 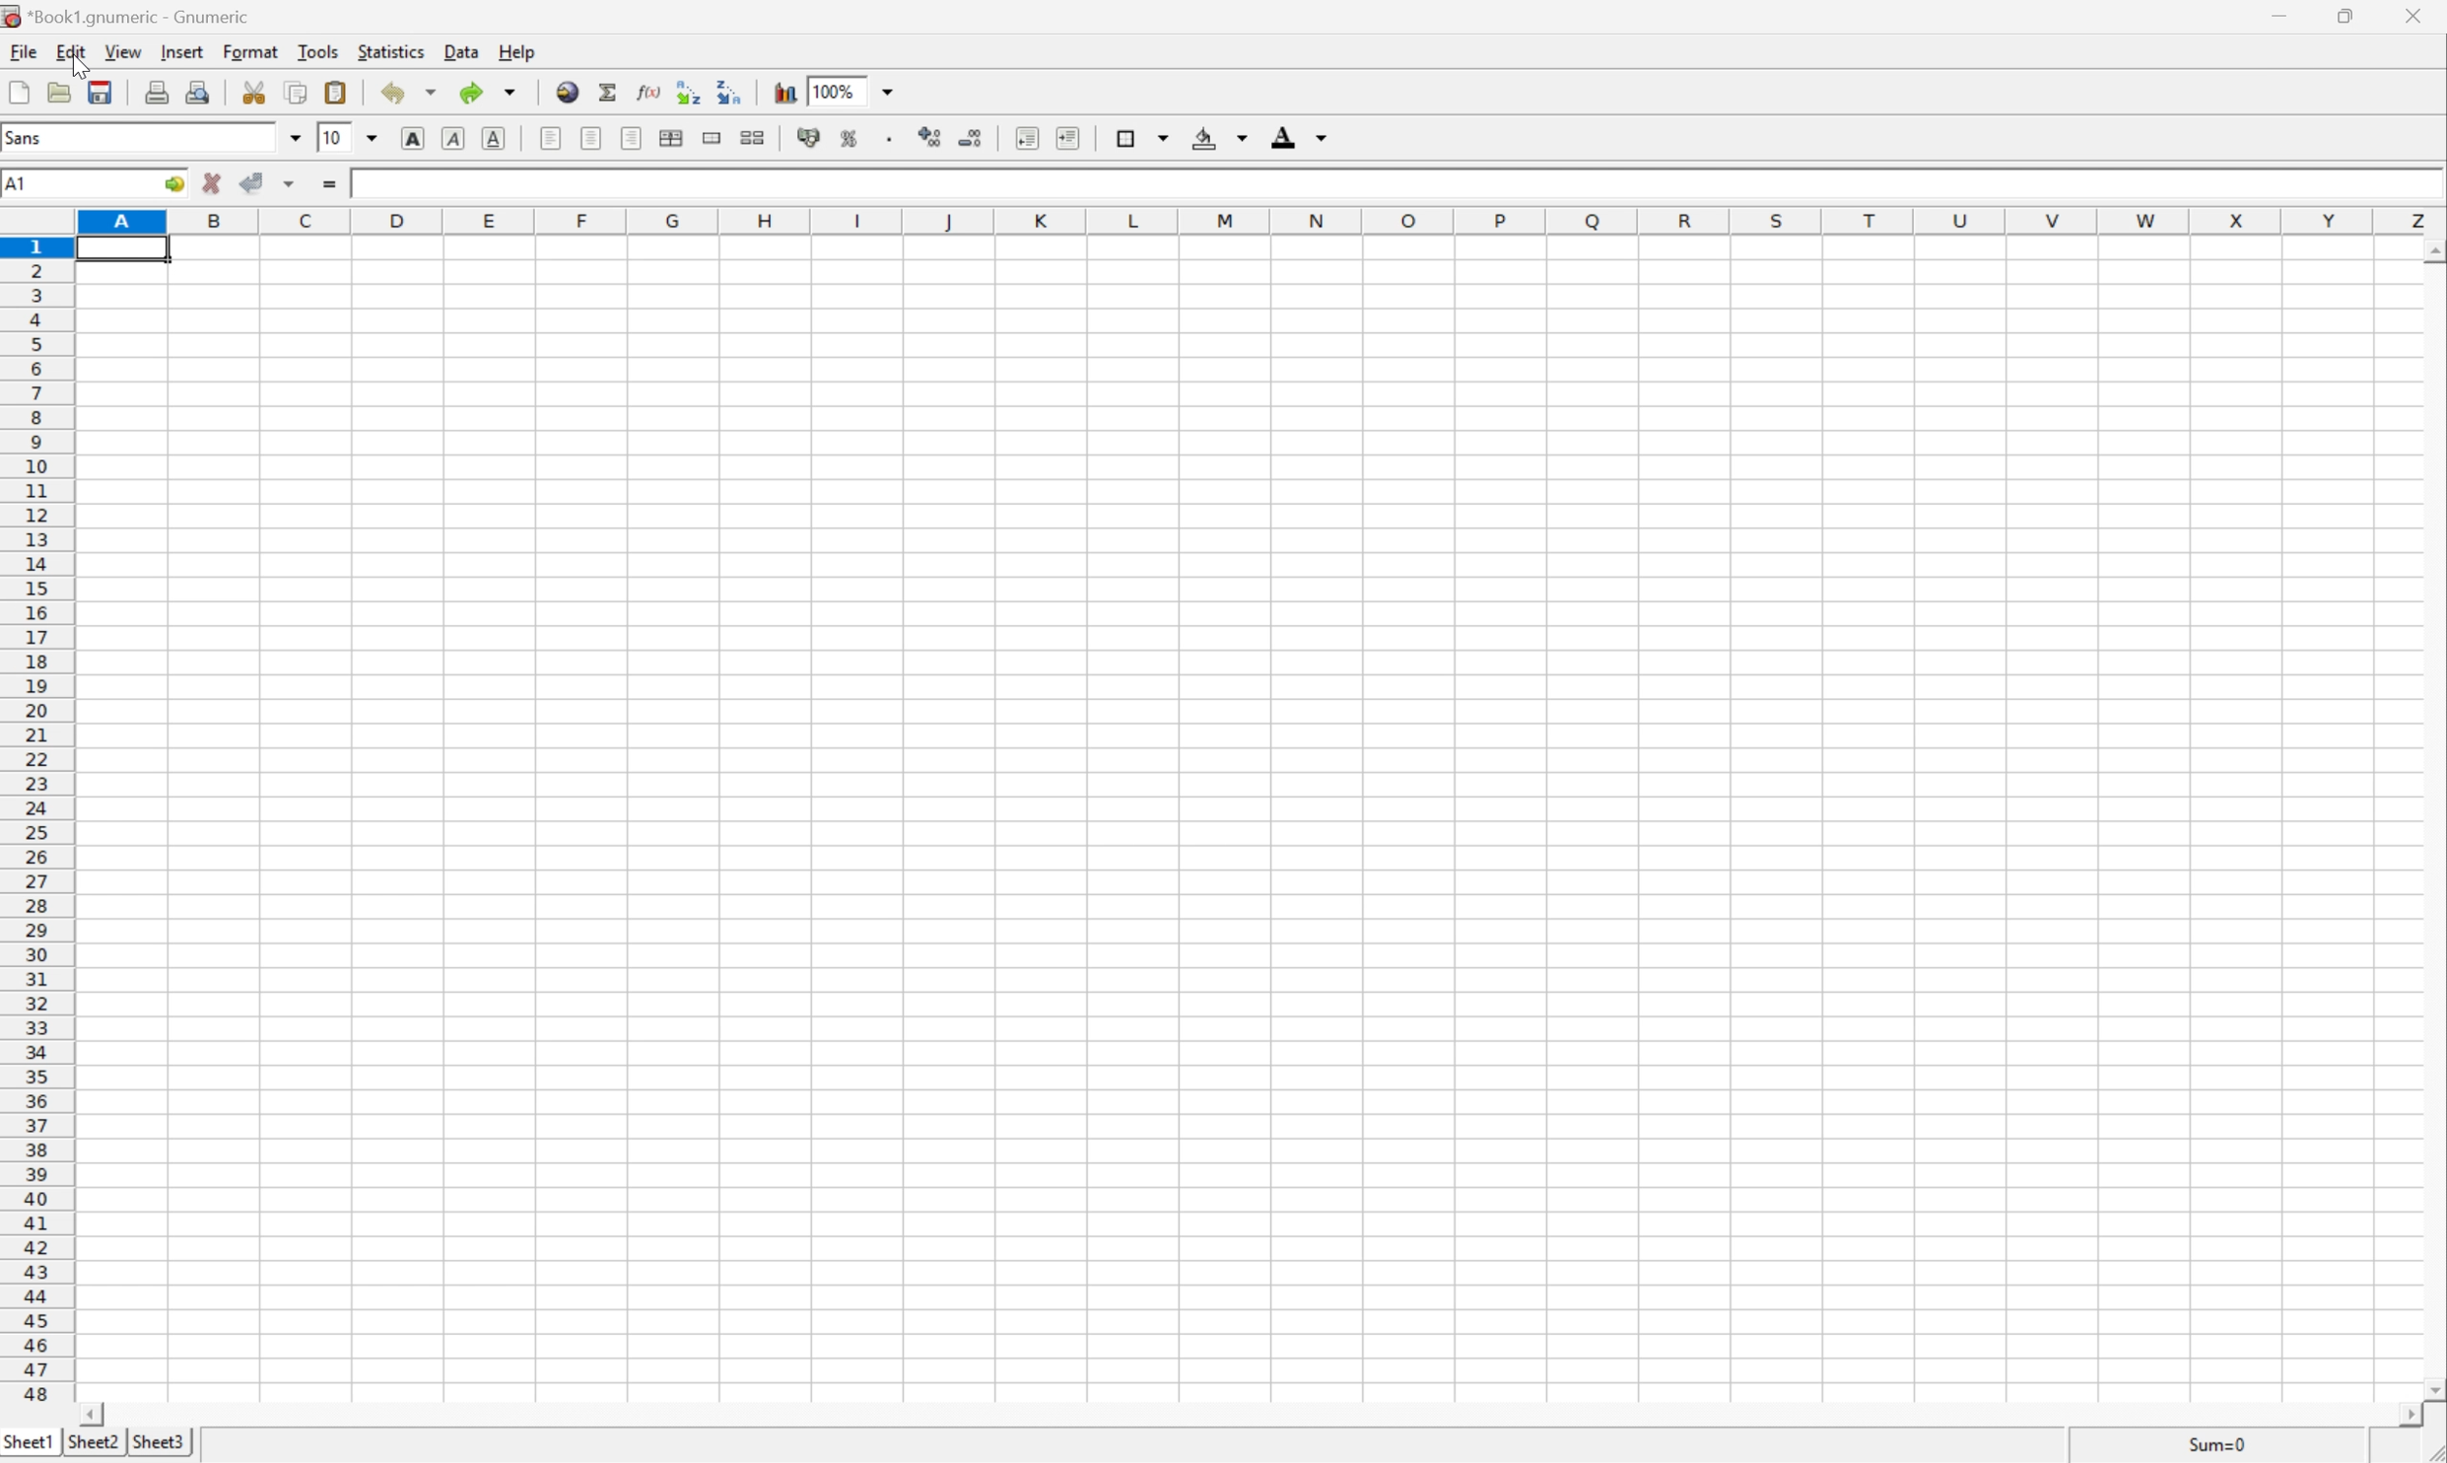 I want to click on file, so click(x=22, y=50).